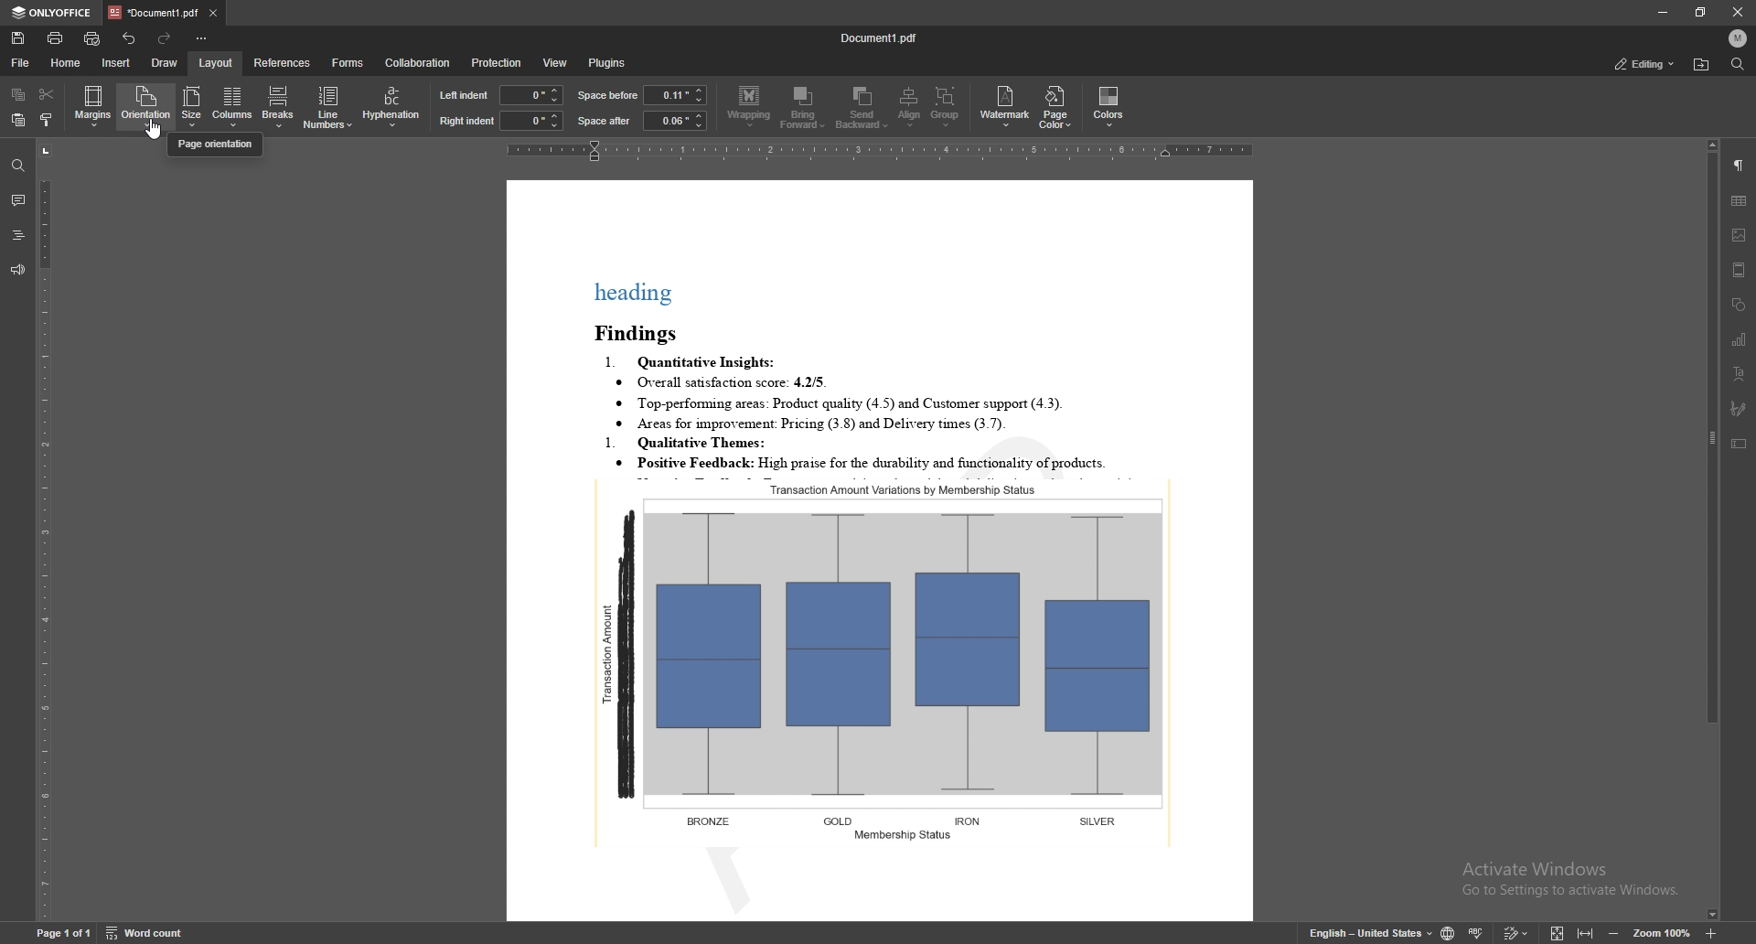  Describe the element at coordinates (1740, 339) in the screenshot. I see `chart` at that location.